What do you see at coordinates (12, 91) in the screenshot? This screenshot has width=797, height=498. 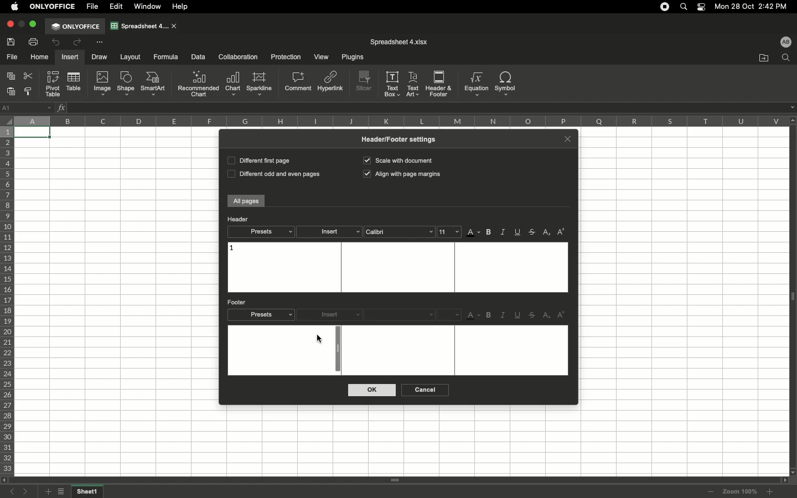 I see `Paste` at bounding box center [12, 91].